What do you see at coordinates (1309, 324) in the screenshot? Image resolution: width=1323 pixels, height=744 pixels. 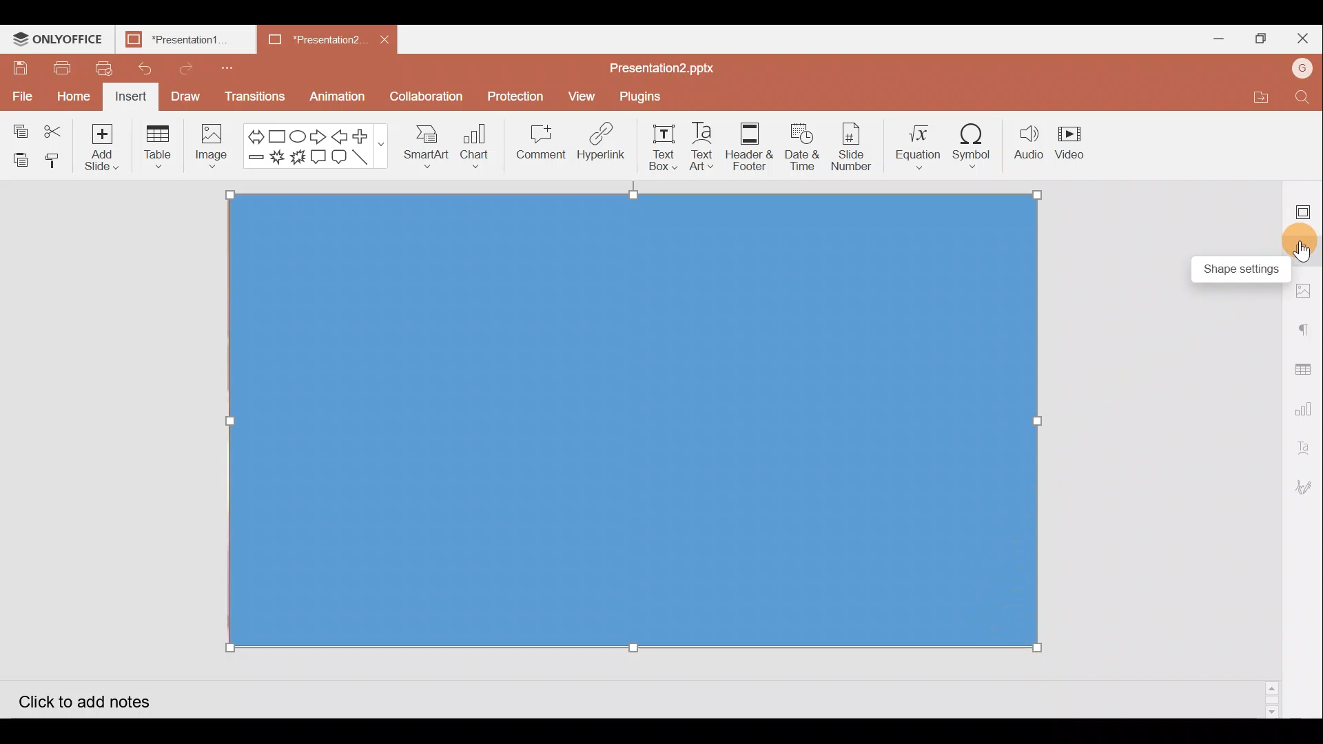 I see `Paragraph settings` at bounding box center [1309, 324].